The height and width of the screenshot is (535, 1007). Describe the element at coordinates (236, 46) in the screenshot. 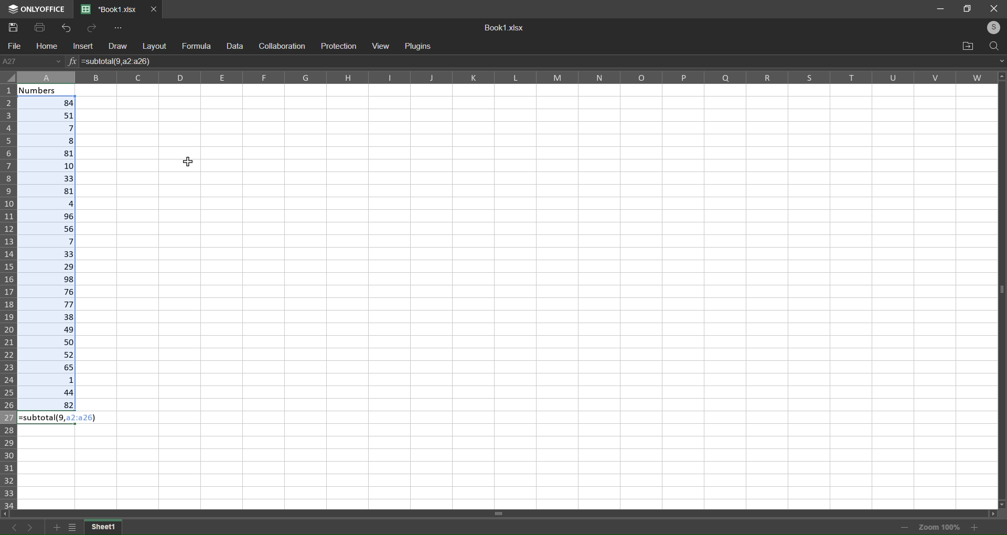

I see `data` at that location.